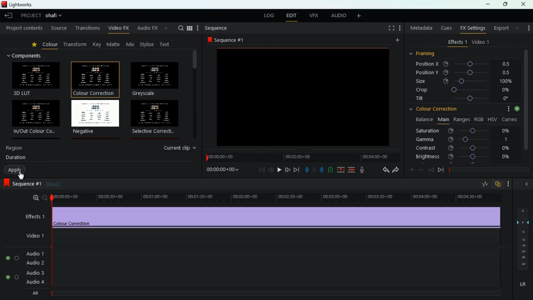 Image resolution: width=533 pixels, height=300 pixels. I want to click on time, so click(302, 157).